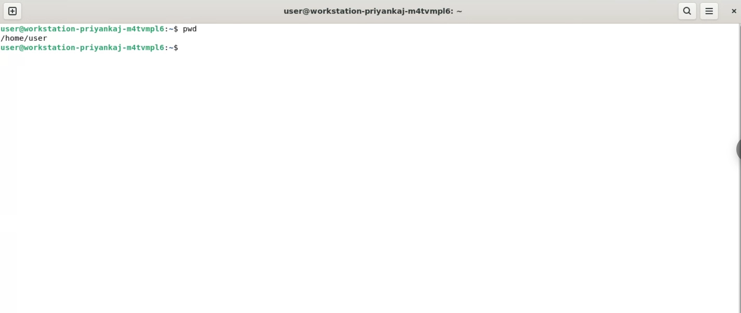  Describe the element at coordinates (734, 9) in the screenshot. I see `close` at that location.